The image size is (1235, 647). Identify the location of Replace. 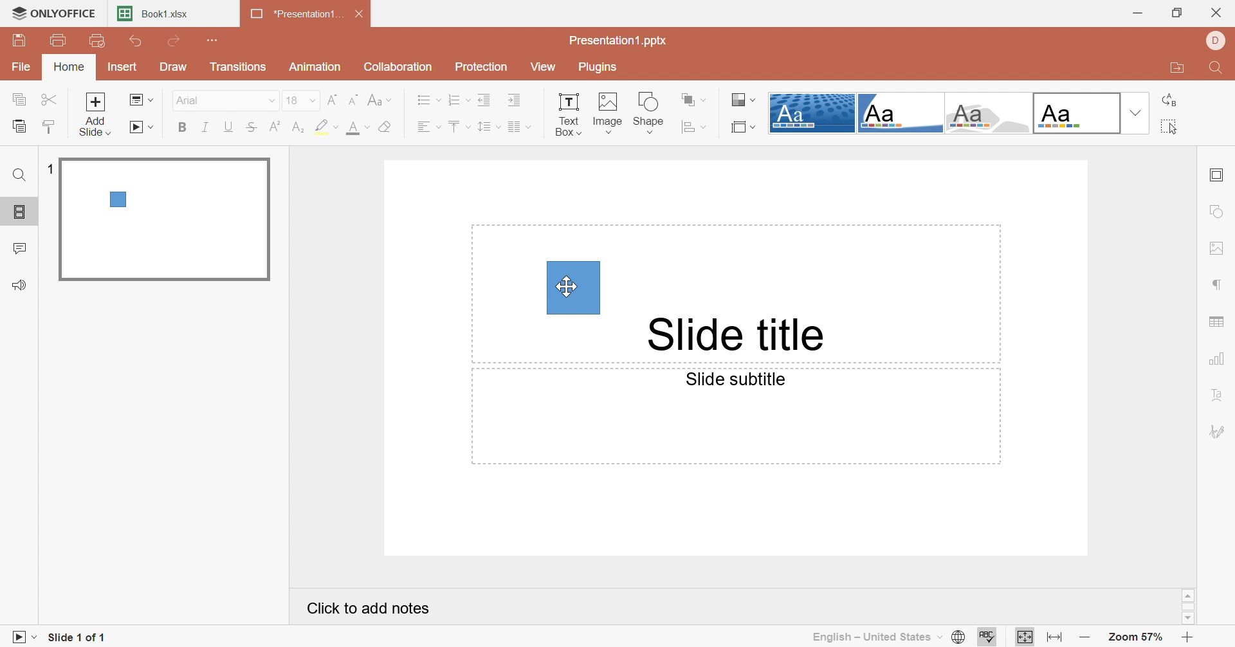
(1169, 101).